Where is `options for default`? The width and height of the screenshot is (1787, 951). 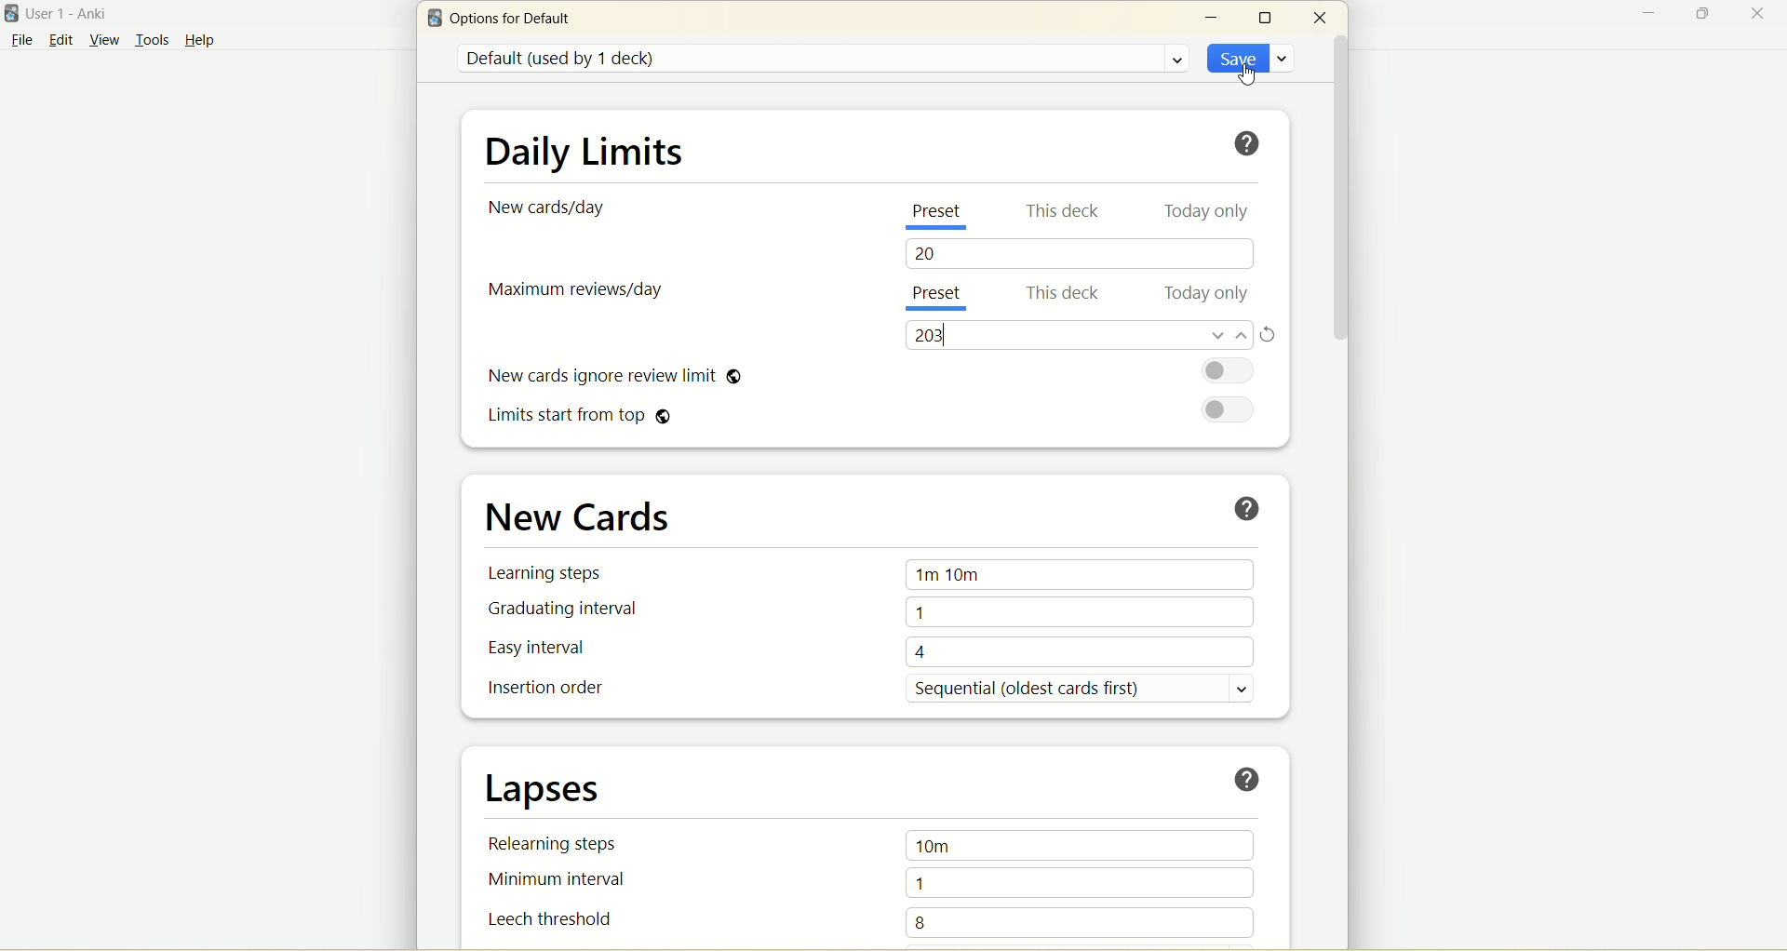 options for default is located at coordinates (517, 21).